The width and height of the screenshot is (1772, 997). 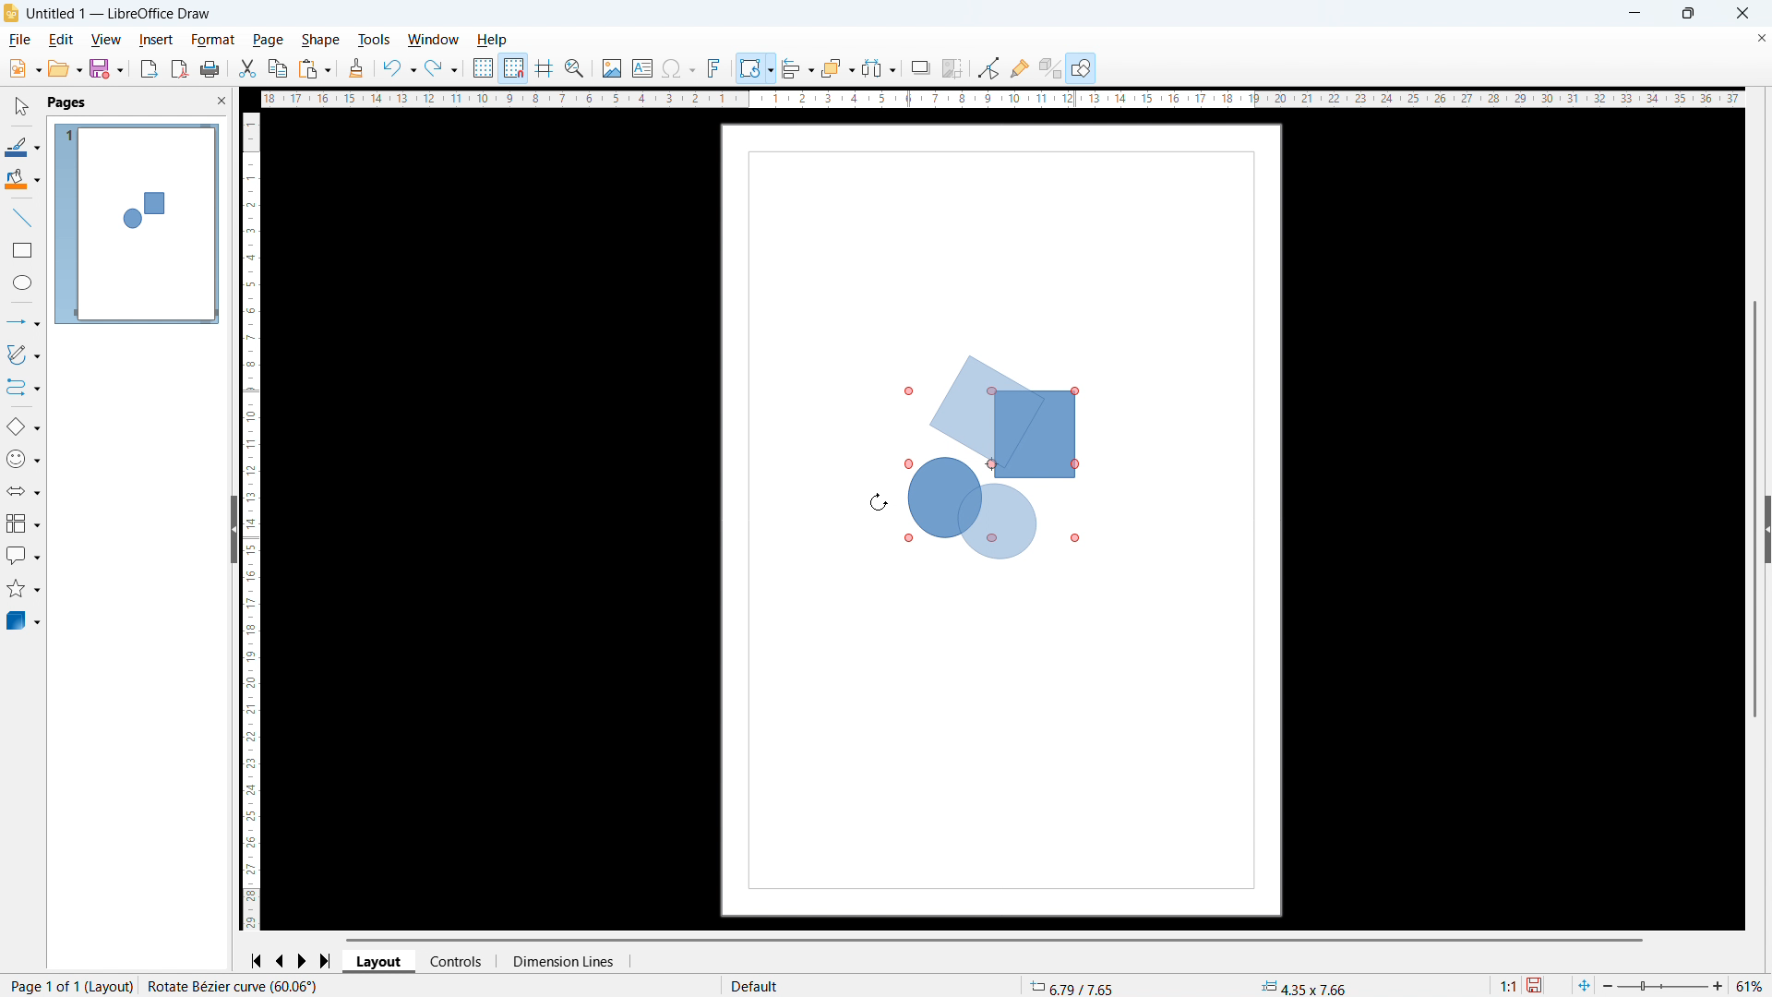 What do you see at coordinates (1076, 986) in the screenshot?
I see `Cursor coordinates ` at bounding box center [1076, 986].